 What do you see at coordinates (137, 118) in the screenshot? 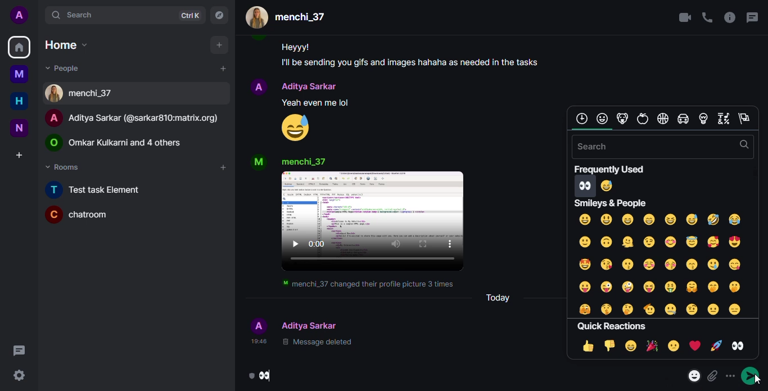
I see `people` at bounding box center [137, 118].